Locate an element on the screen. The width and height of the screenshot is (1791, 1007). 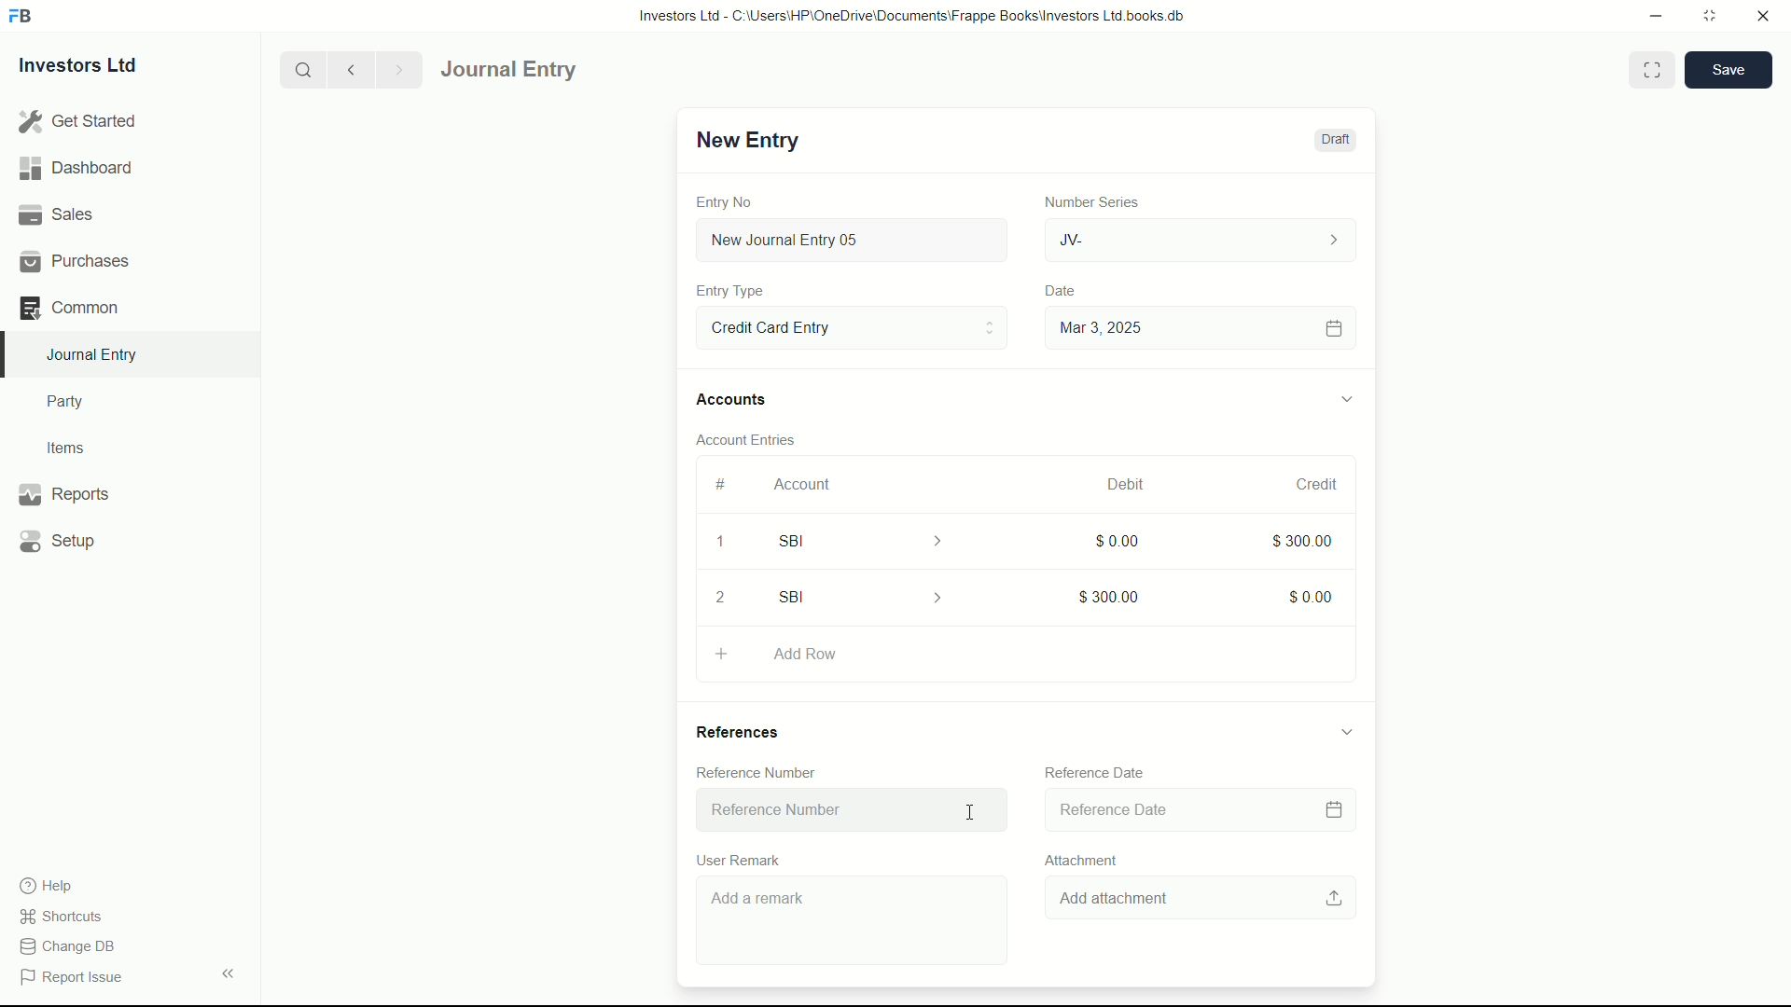
maximize is located at coordinates (1709, 14).